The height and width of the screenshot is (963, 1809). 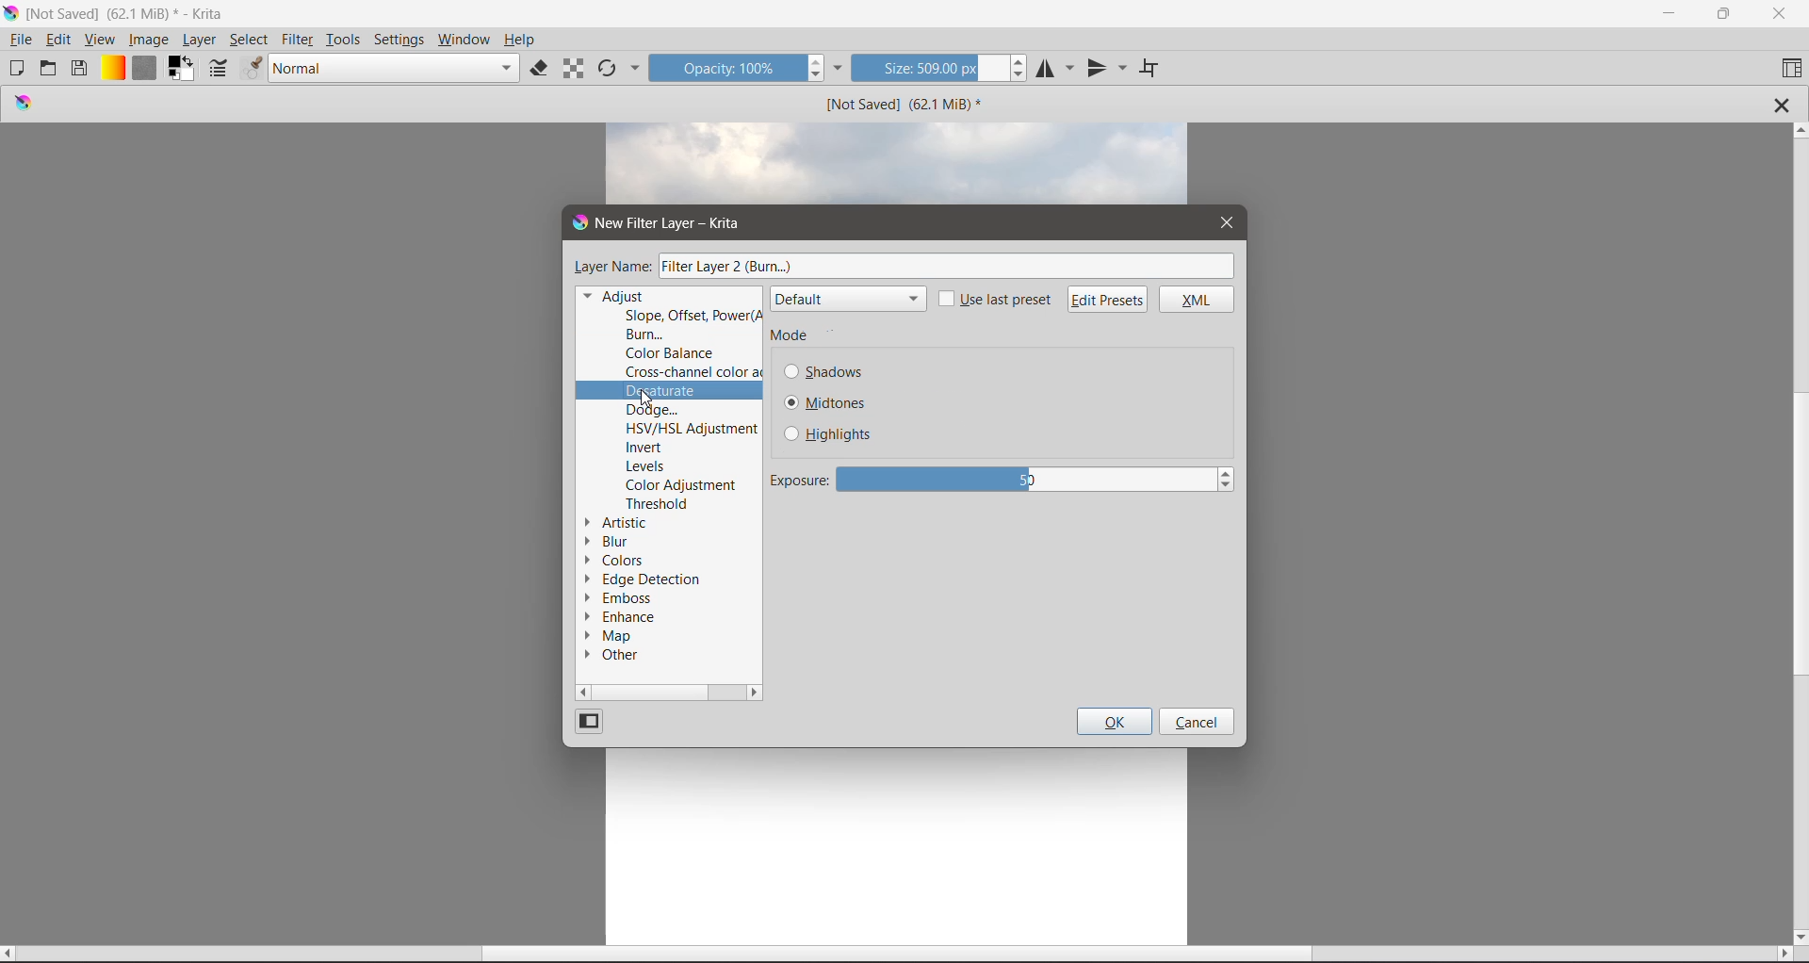 I want to click on Levels, so click(x=645, y=467).